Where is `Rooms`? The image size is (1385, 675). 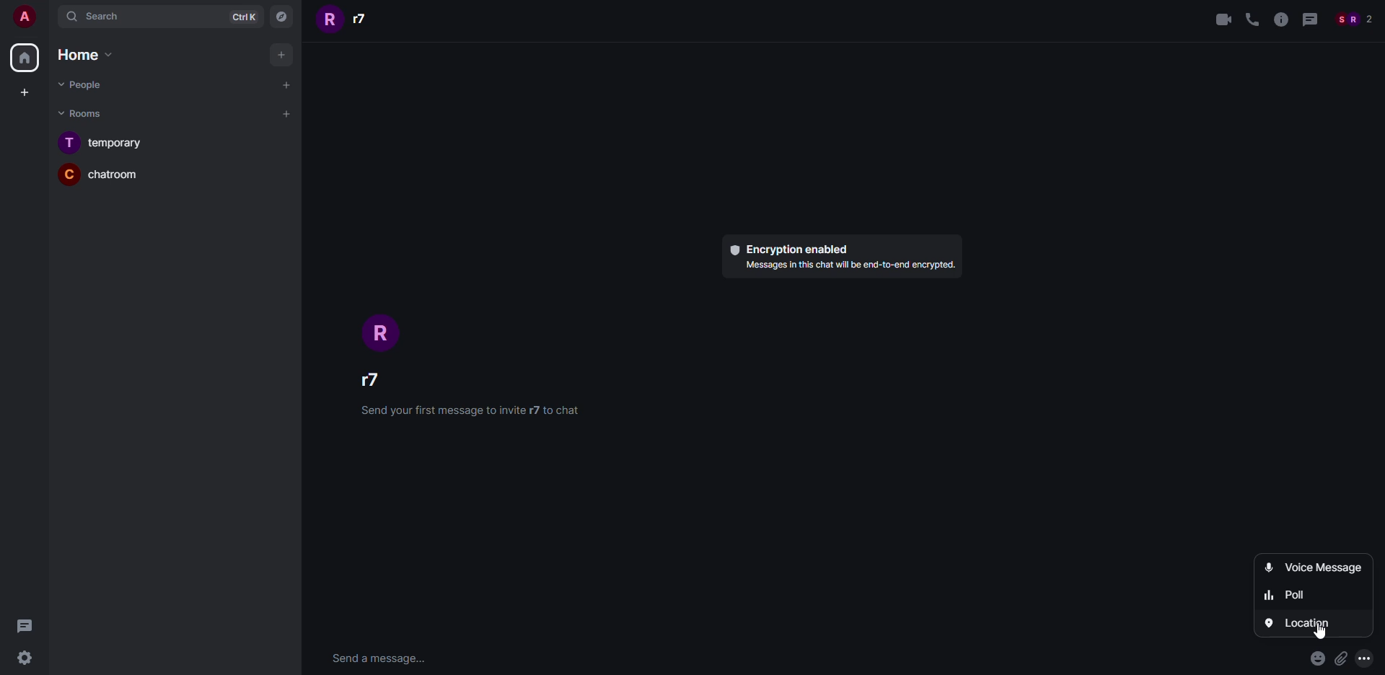
Rooms is located at coordinates (84, 114).